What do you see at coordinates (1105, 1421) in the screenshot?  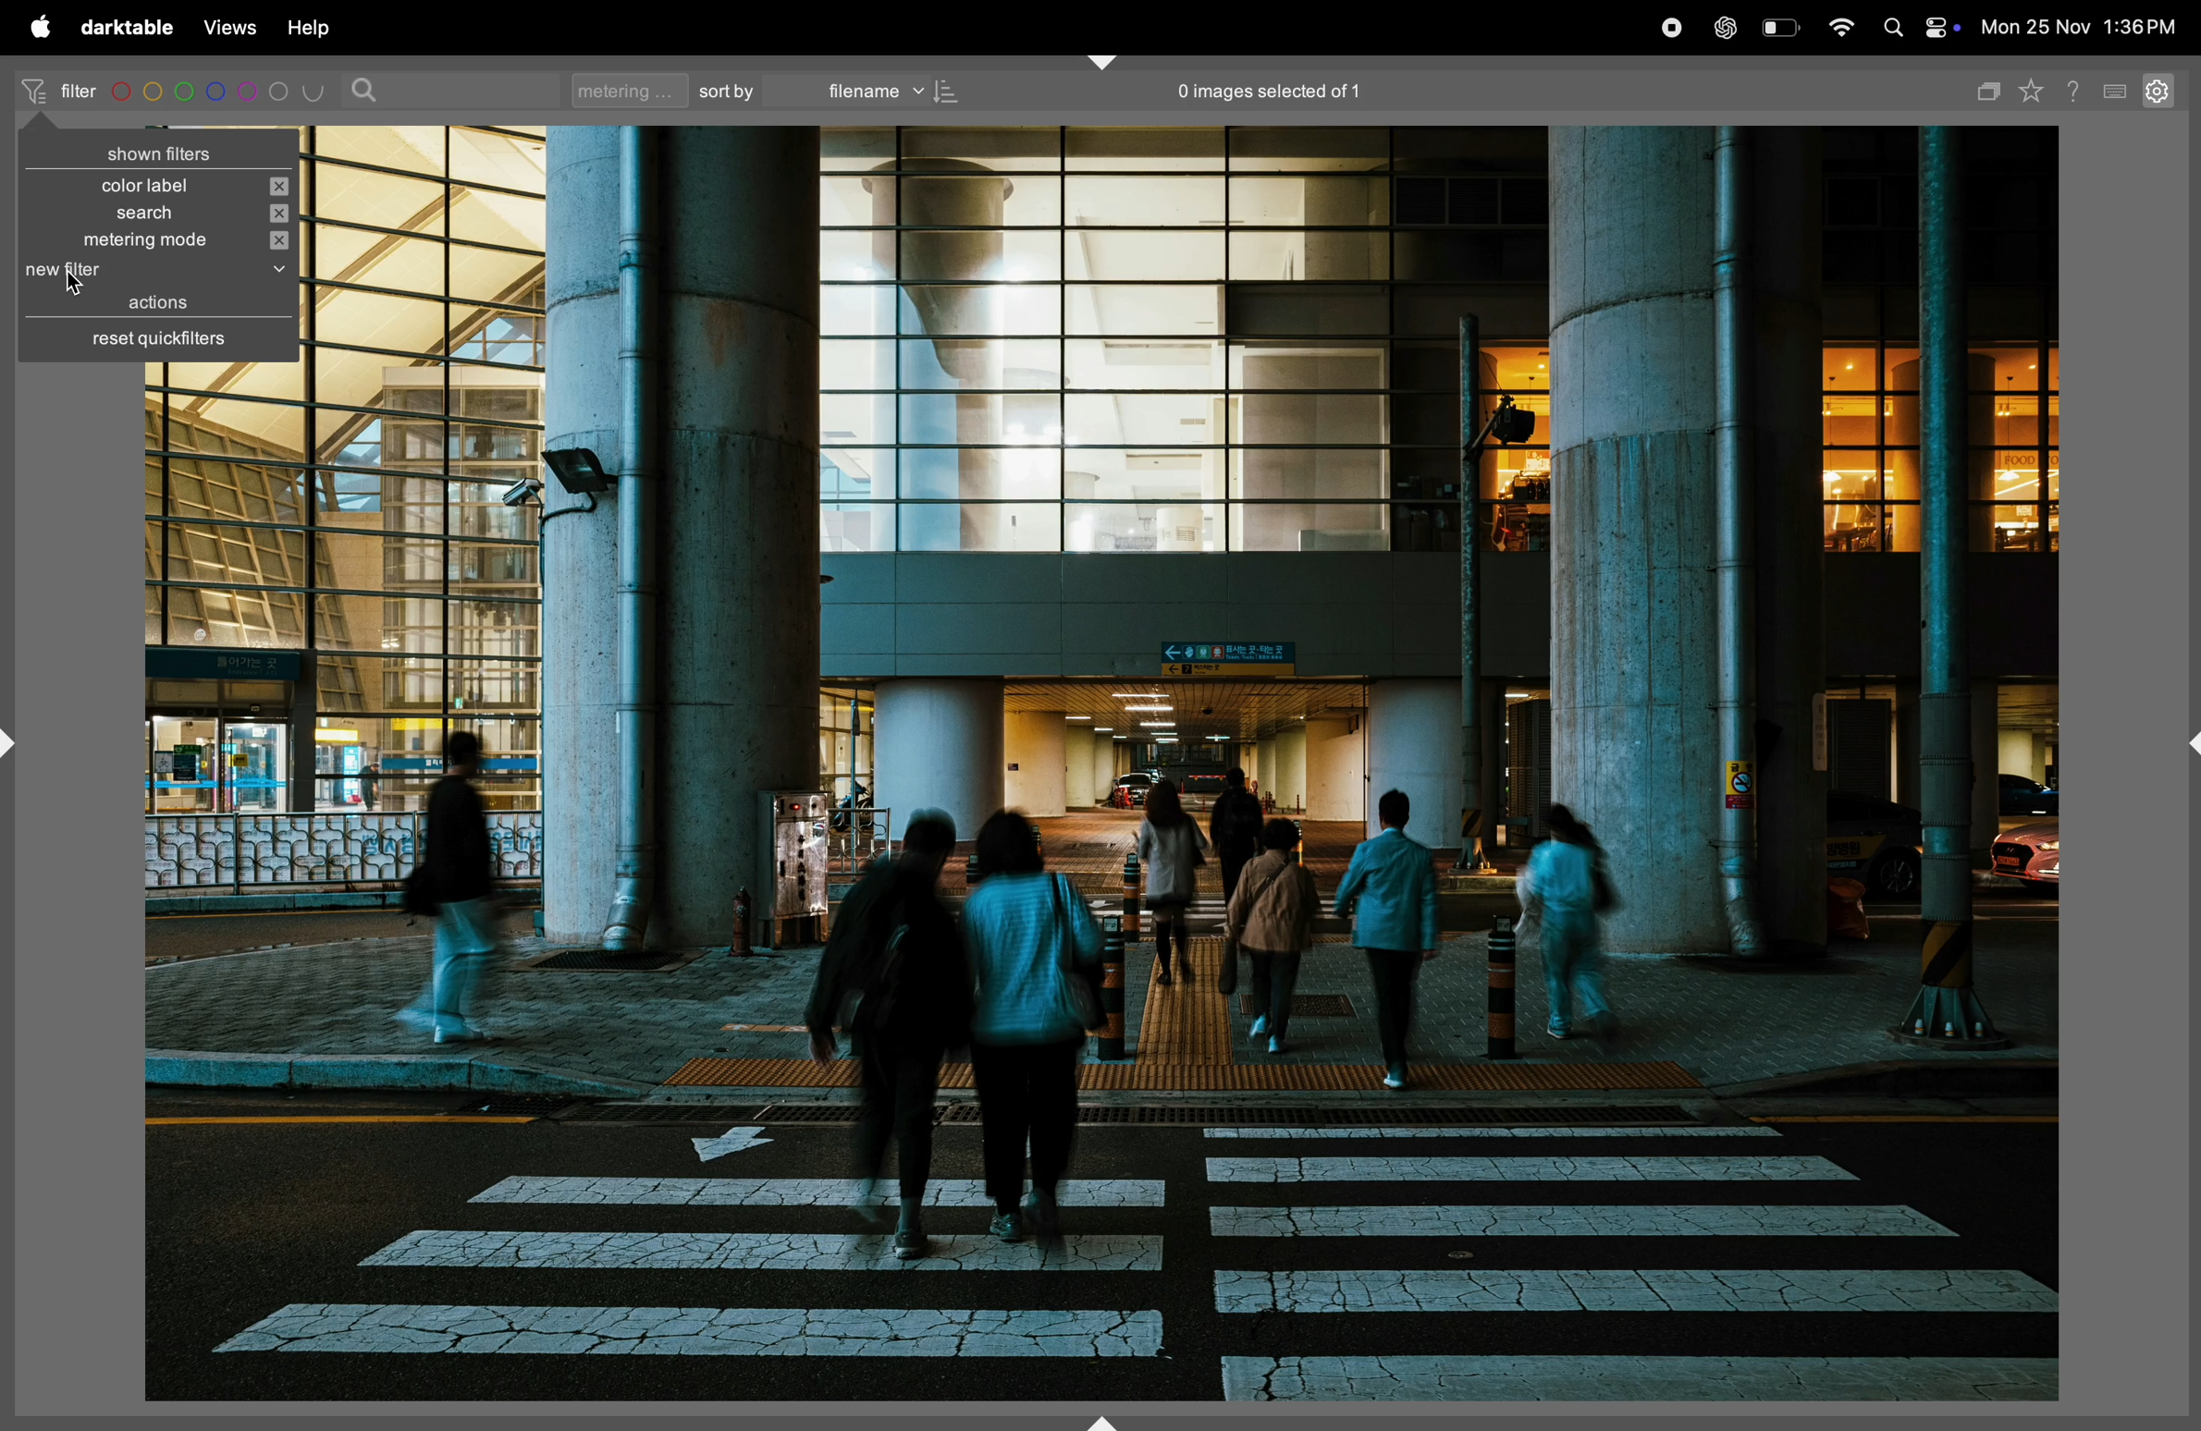 I see `shift+ctrl+b` at bounding box center [1105, 1421].